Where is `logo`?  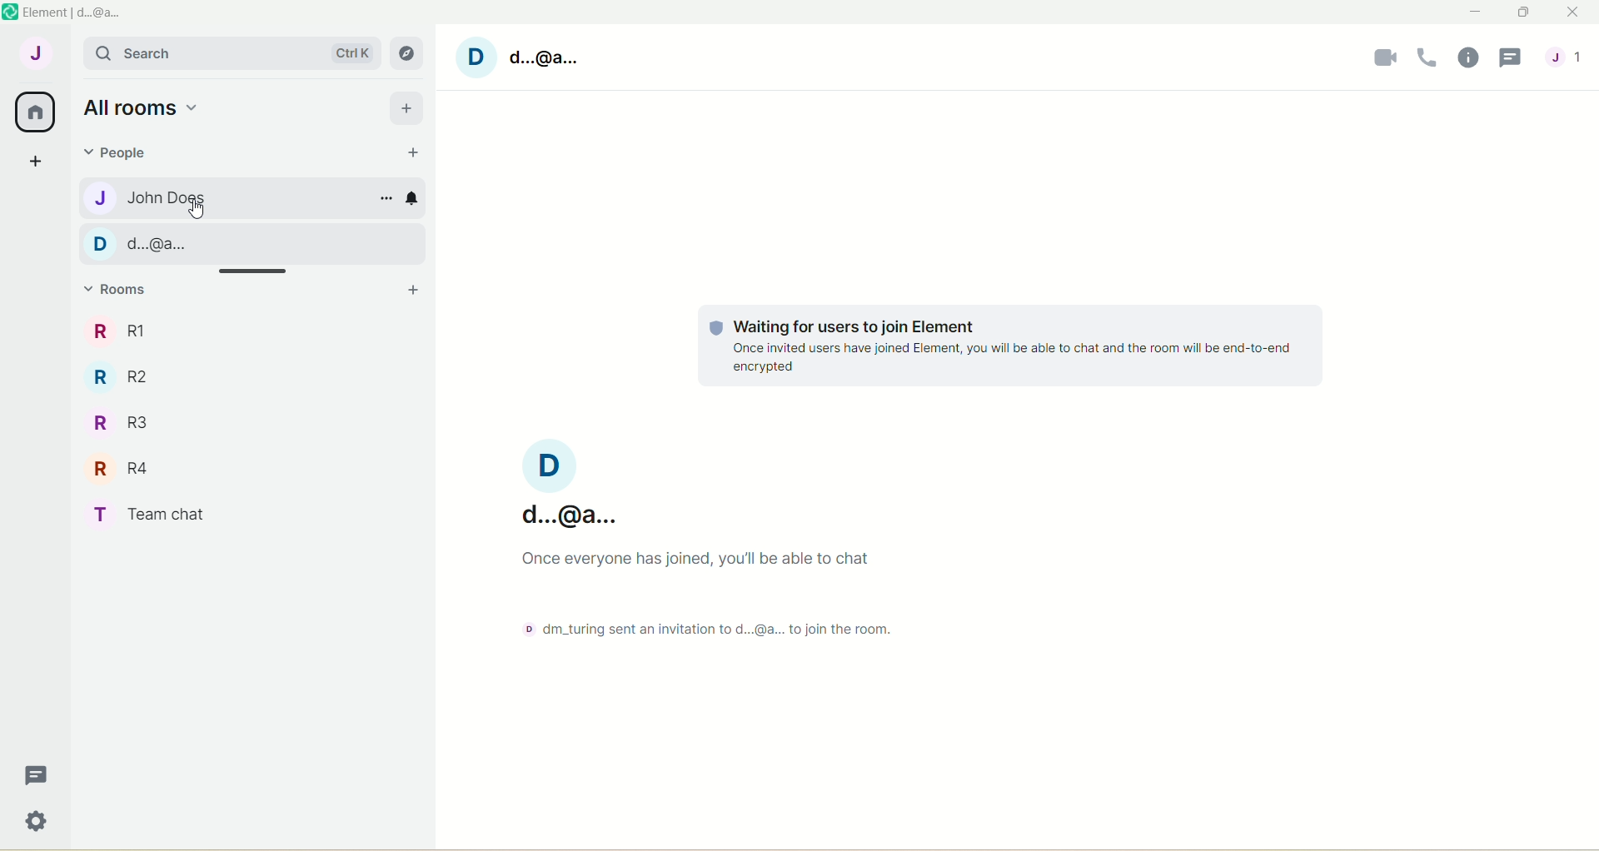 logo is located at coordinates (10, 12).